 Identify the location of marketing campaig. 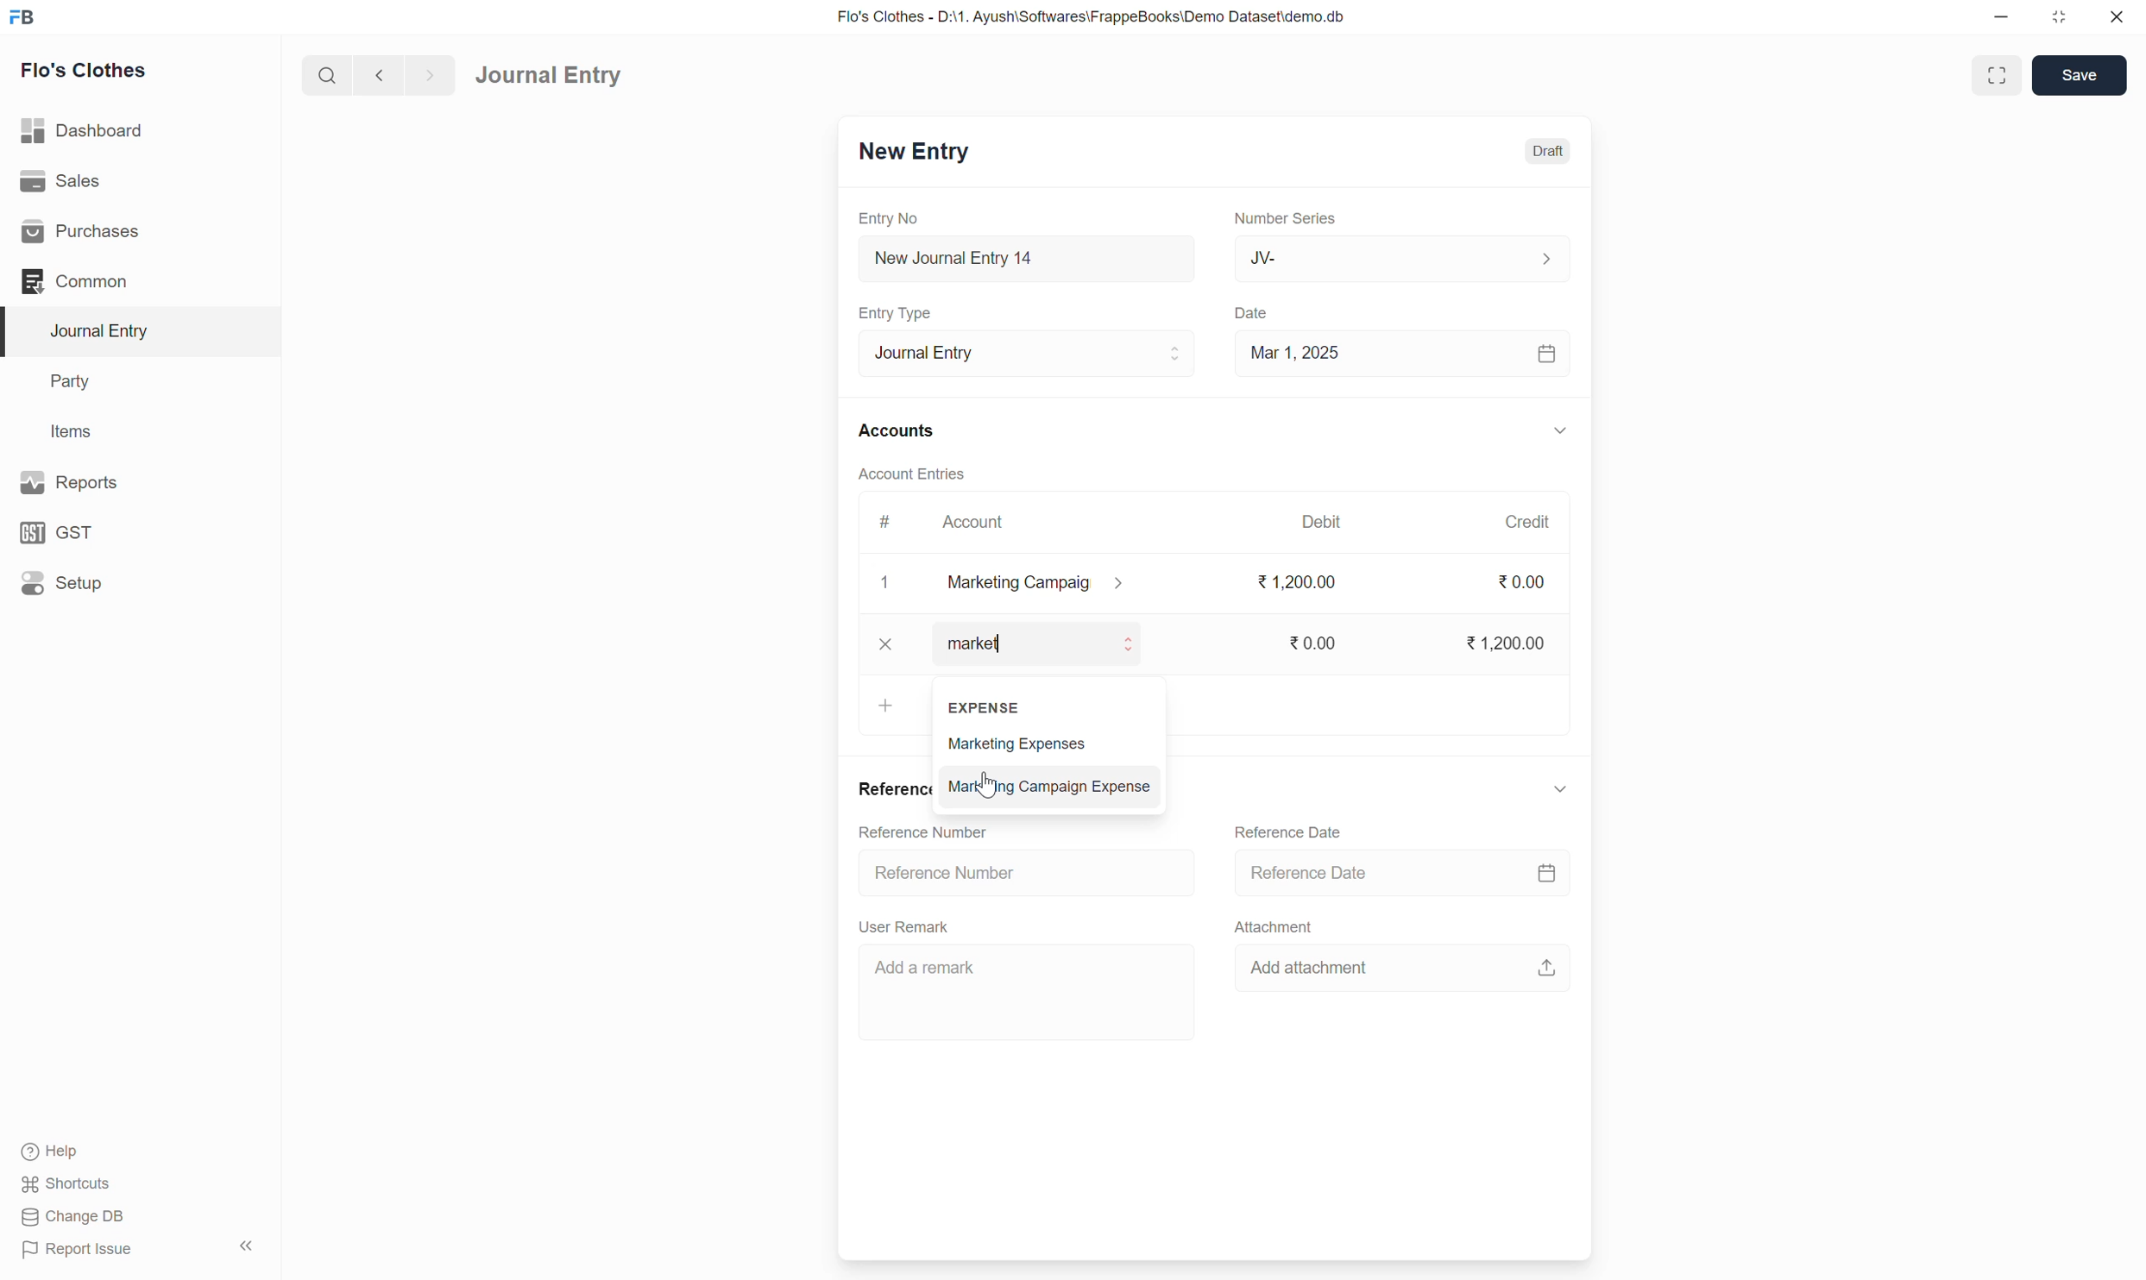
(1048, 584).